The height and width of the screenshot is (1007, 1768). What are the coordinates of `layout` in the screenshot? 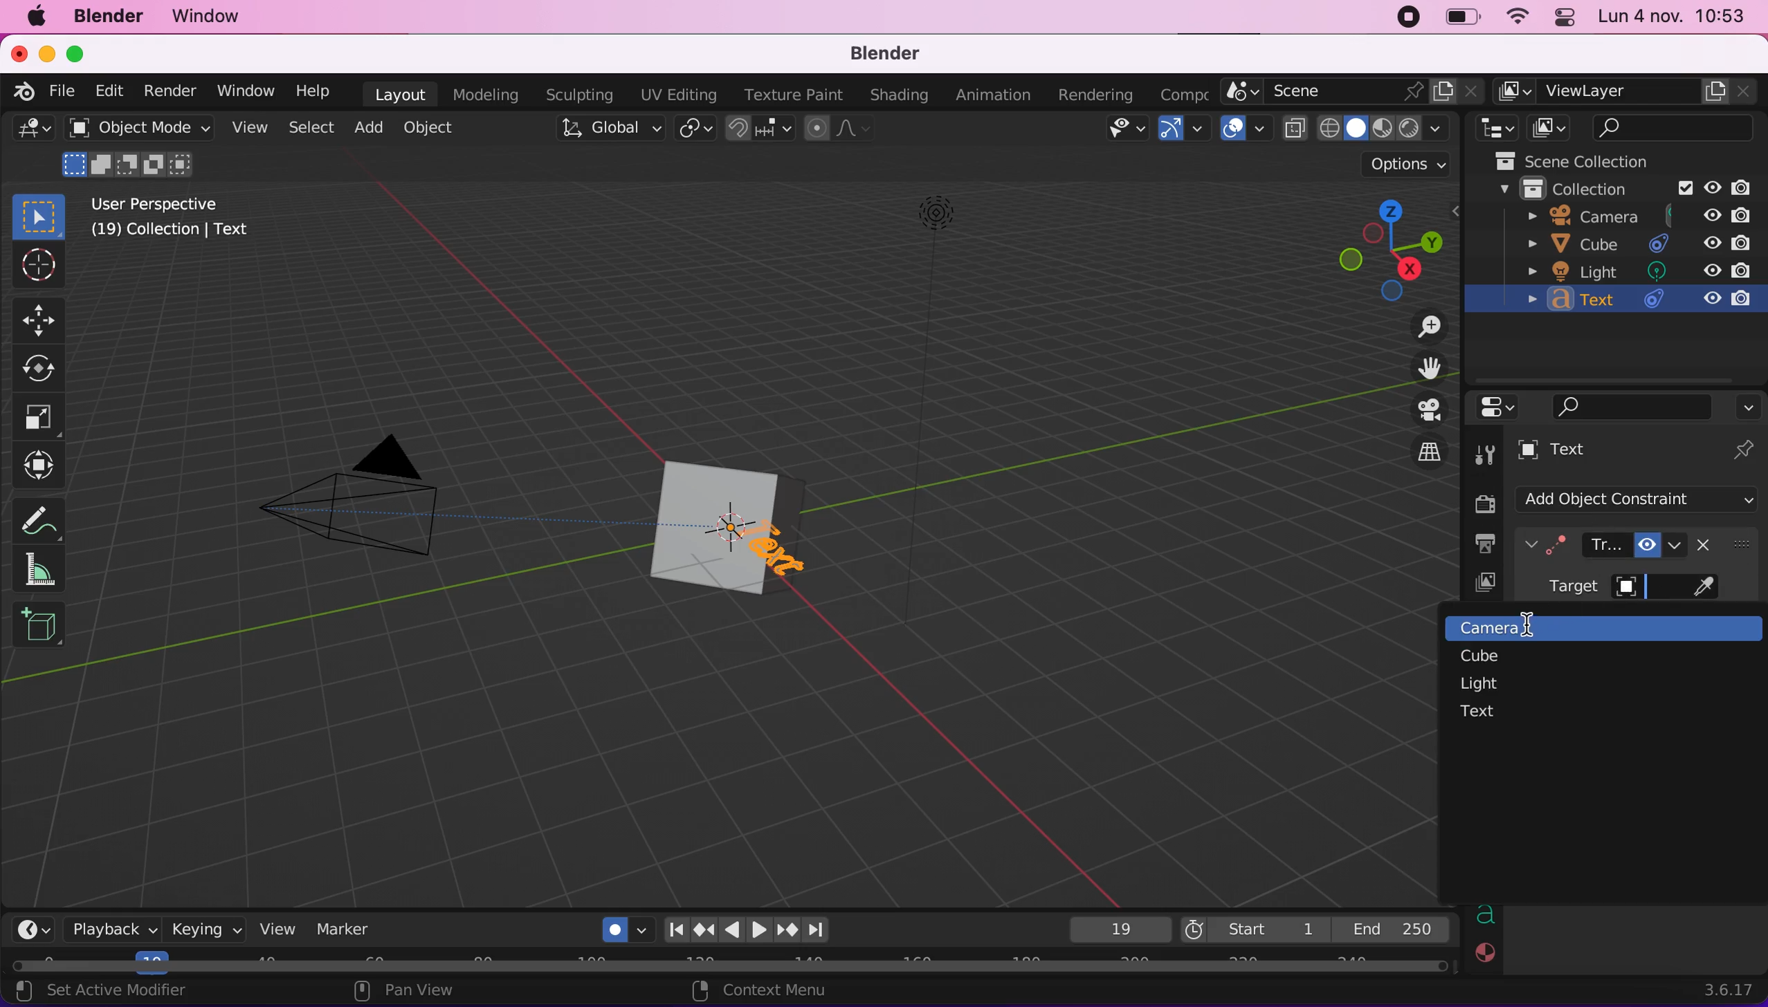 It's located at (401, 93).